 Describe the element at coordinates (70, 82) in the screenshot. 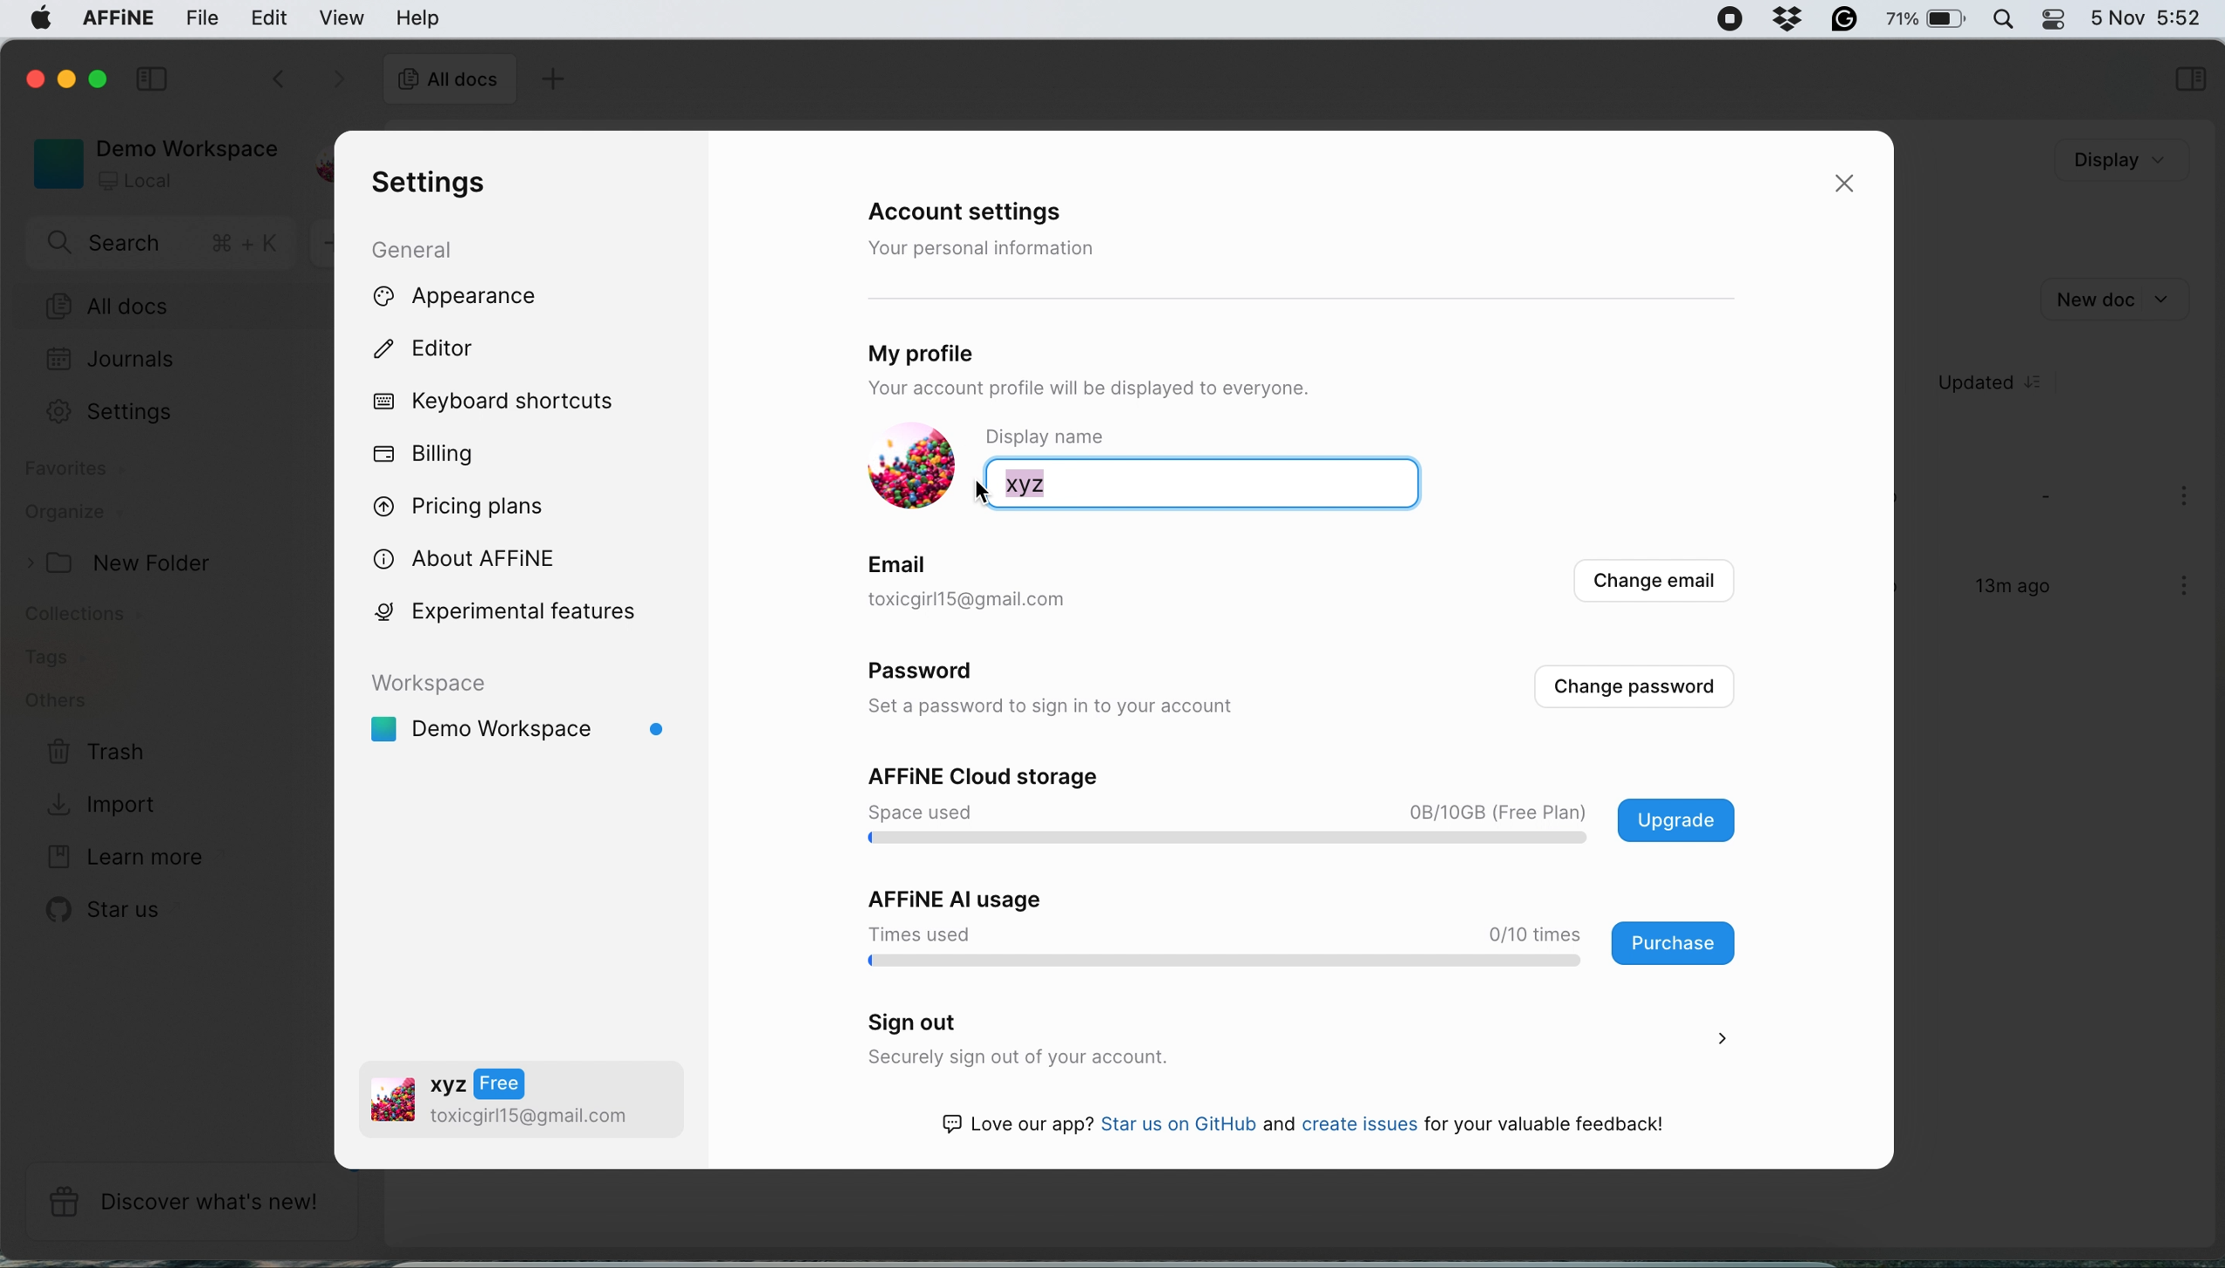

I see `minimise` at that location.